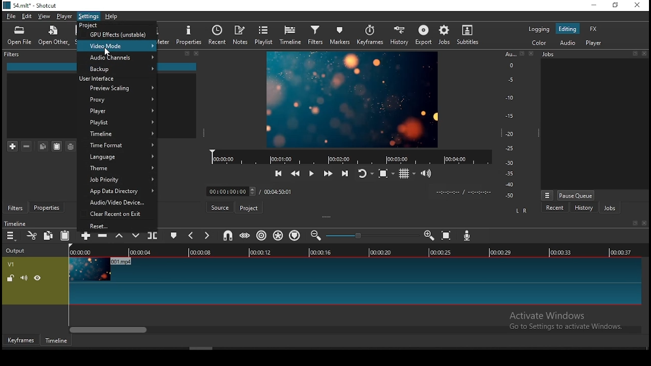 The height and width of the screenshot is (366, 651). Describe the element at coordinates (70, 145) in the screenshot. I see `save filter set` at that location.